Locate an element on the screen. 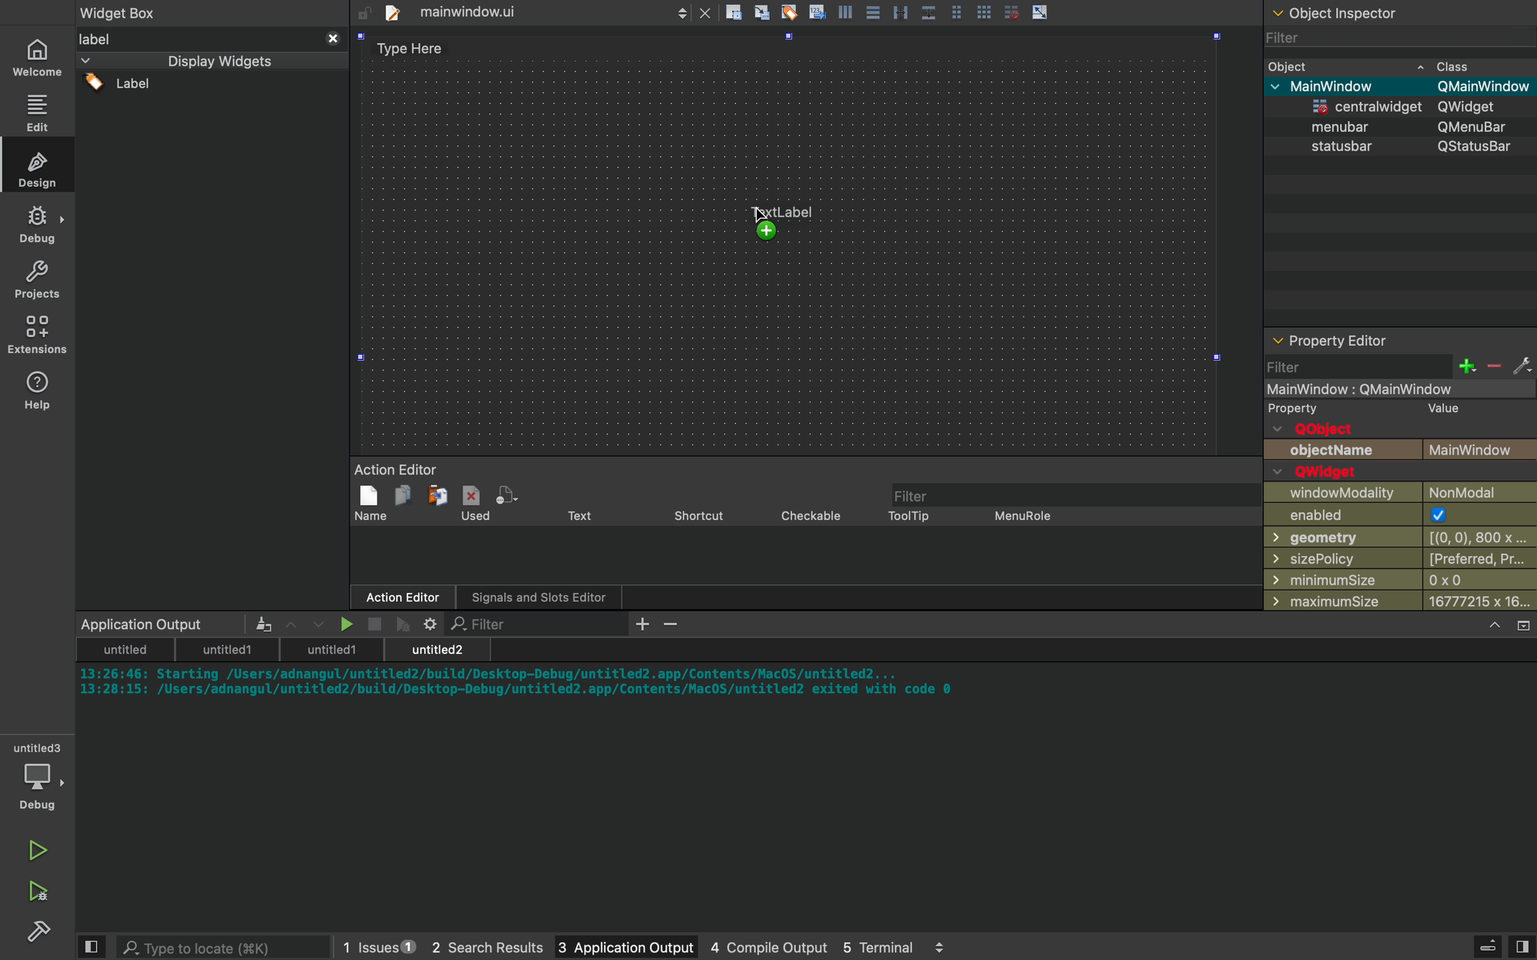  home is located at coordinates (40, 57).